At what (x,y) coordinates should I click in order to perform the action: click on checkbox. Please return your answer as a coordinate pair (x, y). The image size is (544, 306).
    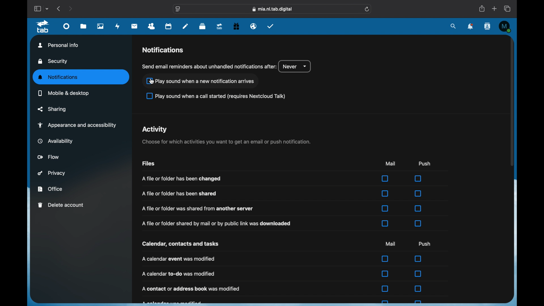
    Looking at the image, I should click on (385, 273).